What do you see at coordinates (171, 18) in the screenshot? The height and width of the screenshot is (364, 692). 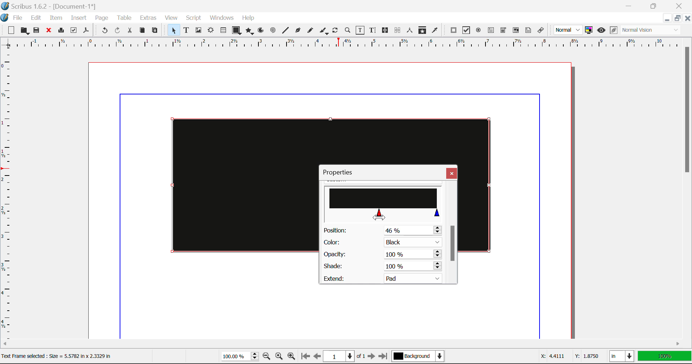 I see `View` at bounding box center [171, 18].